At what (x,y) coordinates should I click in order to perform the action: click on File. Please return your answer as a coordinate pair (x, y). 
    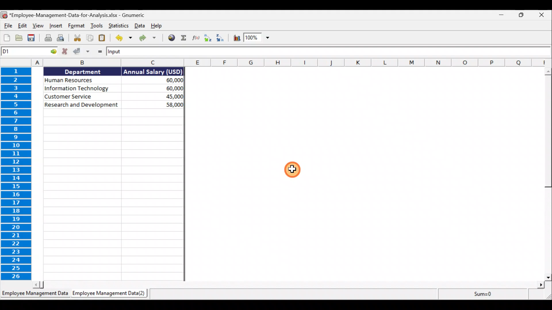
    Looking at the image, I should click on (7, 24).